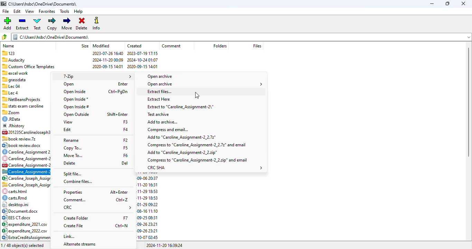 This screenshot has height=249, width=472. Describe the element at coordinates (25, 105) in the screenshot. I see `| Bl stats exam caroline 2022-11-03 02:13 2022-11-03 02:12` at that location.